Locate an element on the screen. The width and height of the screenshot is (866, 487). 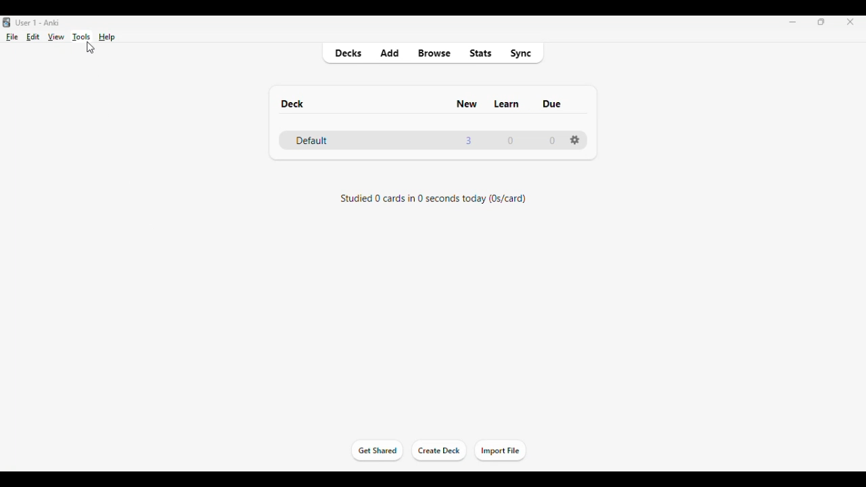
browse is located at coordinates (434, 53).